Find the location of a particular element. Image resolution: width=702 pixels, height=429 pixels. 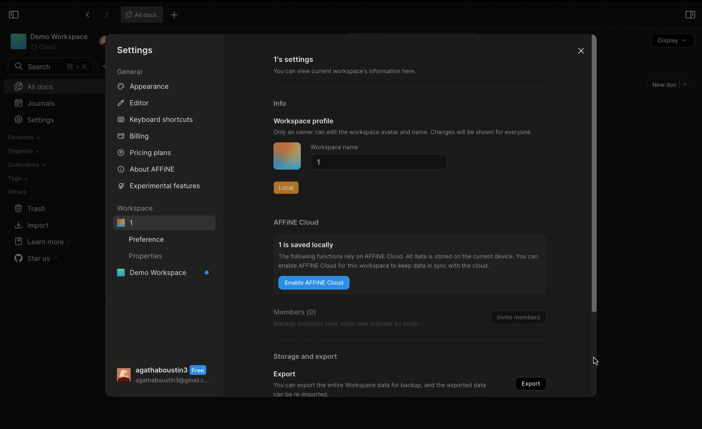

You can export the entire Workspace data for backup, and the exported datacan be re-imported. is located at coordinates (380, 390).